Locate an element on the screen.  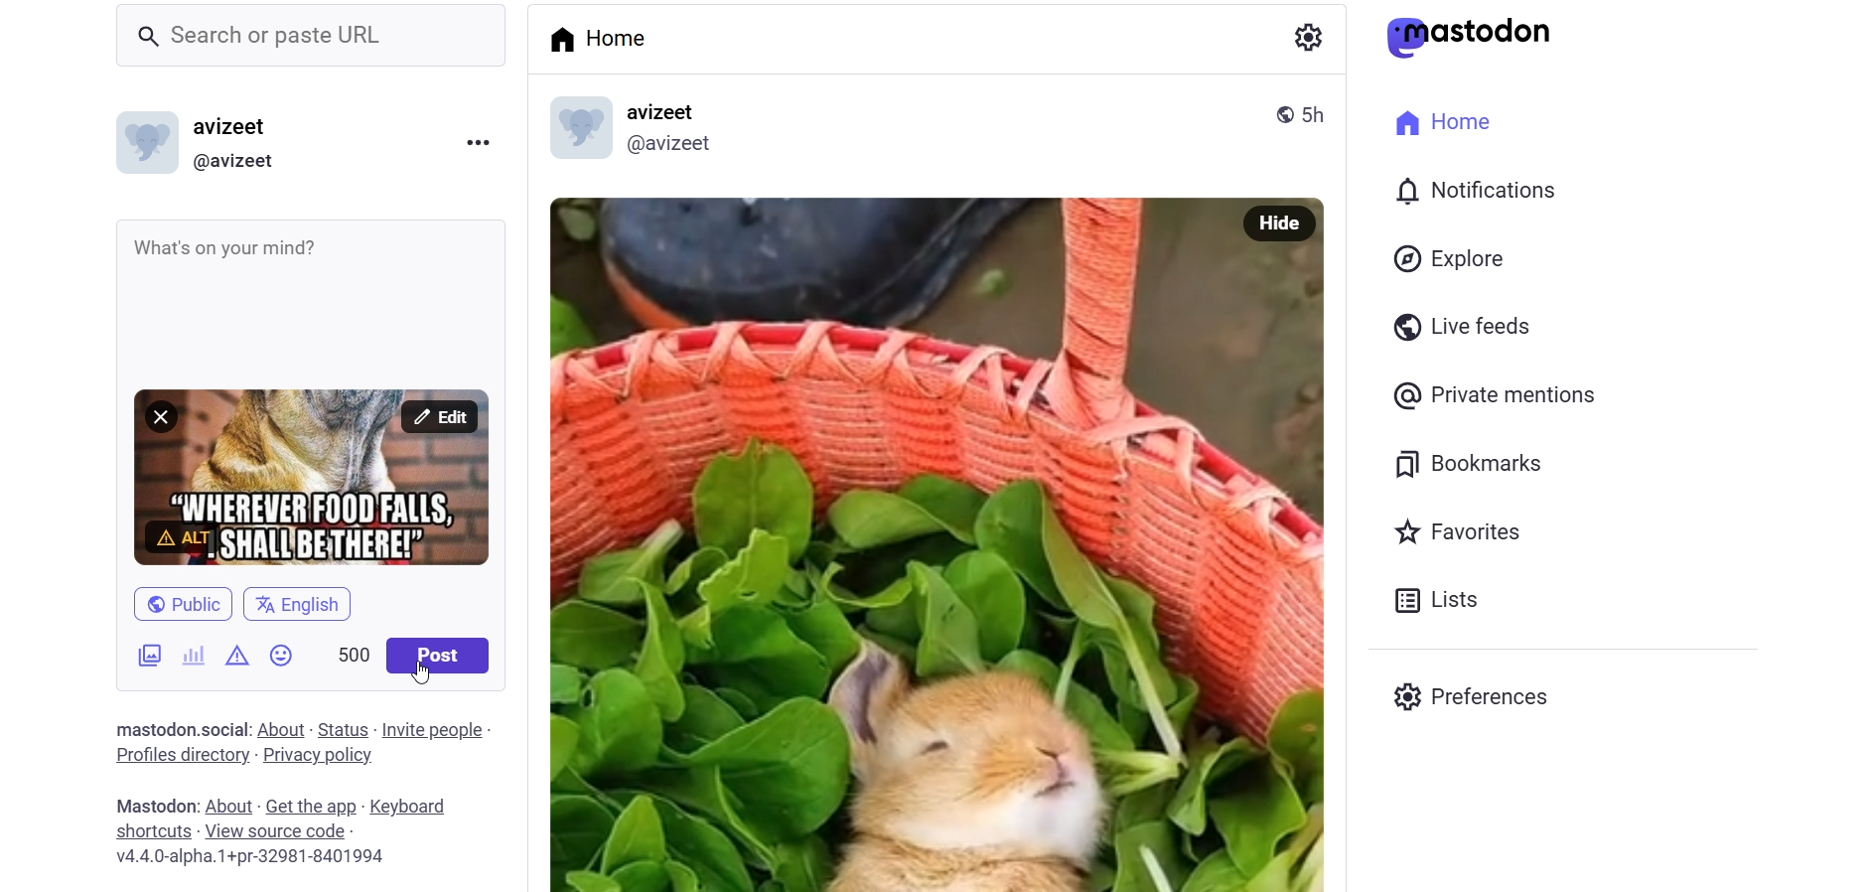
id is located at coordinates (678, 147).